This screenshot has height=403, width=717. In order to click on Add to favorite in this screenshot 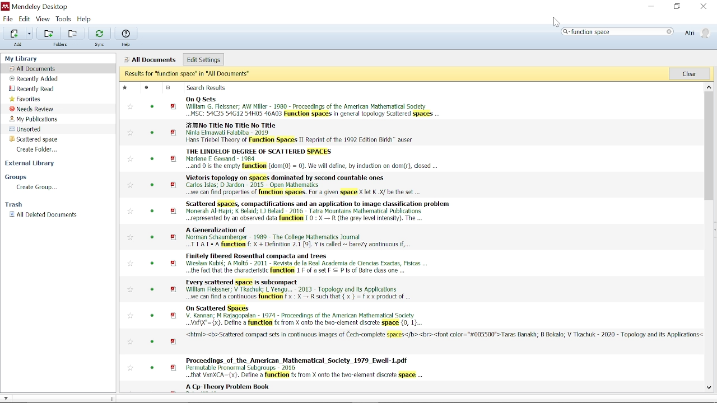, I will do `click(130, 263)`.